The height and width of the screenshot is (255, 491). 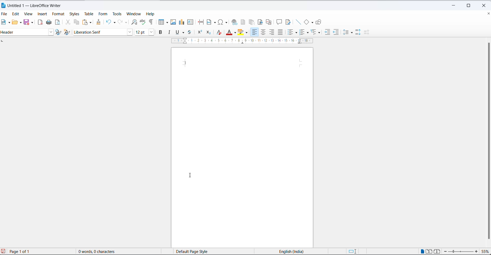 What do you see at coordinates (270, 22) in the screenshot?
I see `insert cross-reference` at bounding box center [270, 22].